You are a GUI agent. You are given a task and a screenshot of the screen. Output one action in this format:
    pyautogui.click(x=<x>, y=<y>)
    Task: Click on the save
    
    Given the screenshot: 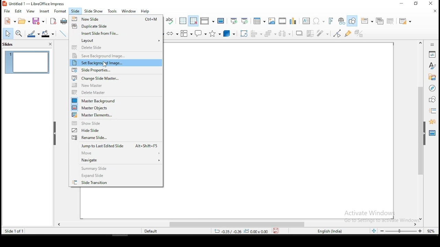 What is the action you would take?
    pyautogui.click(x=39, y=21)
    